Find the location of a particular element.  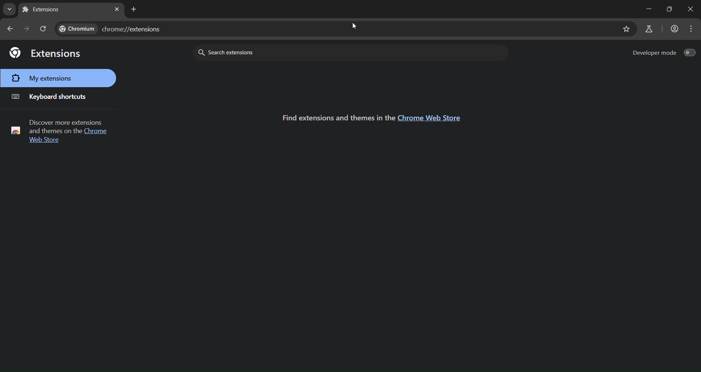

go back one page is located at coordinates (11, 28).